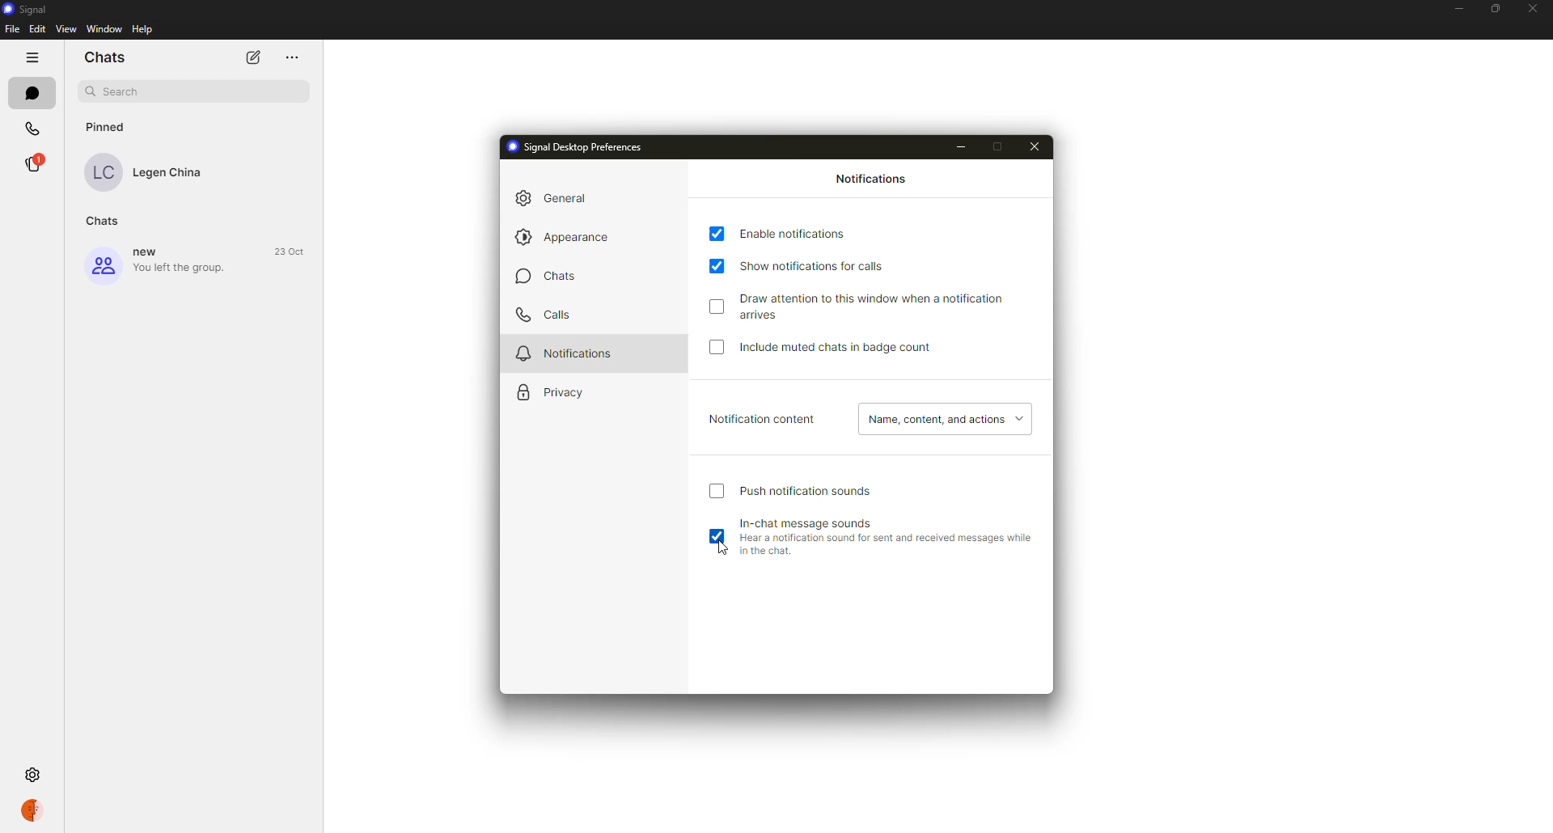 This screenshot has width=1553, height=833. Describe the element at coordinates (292, 57) in the screenshot. I see `menu` at that location.